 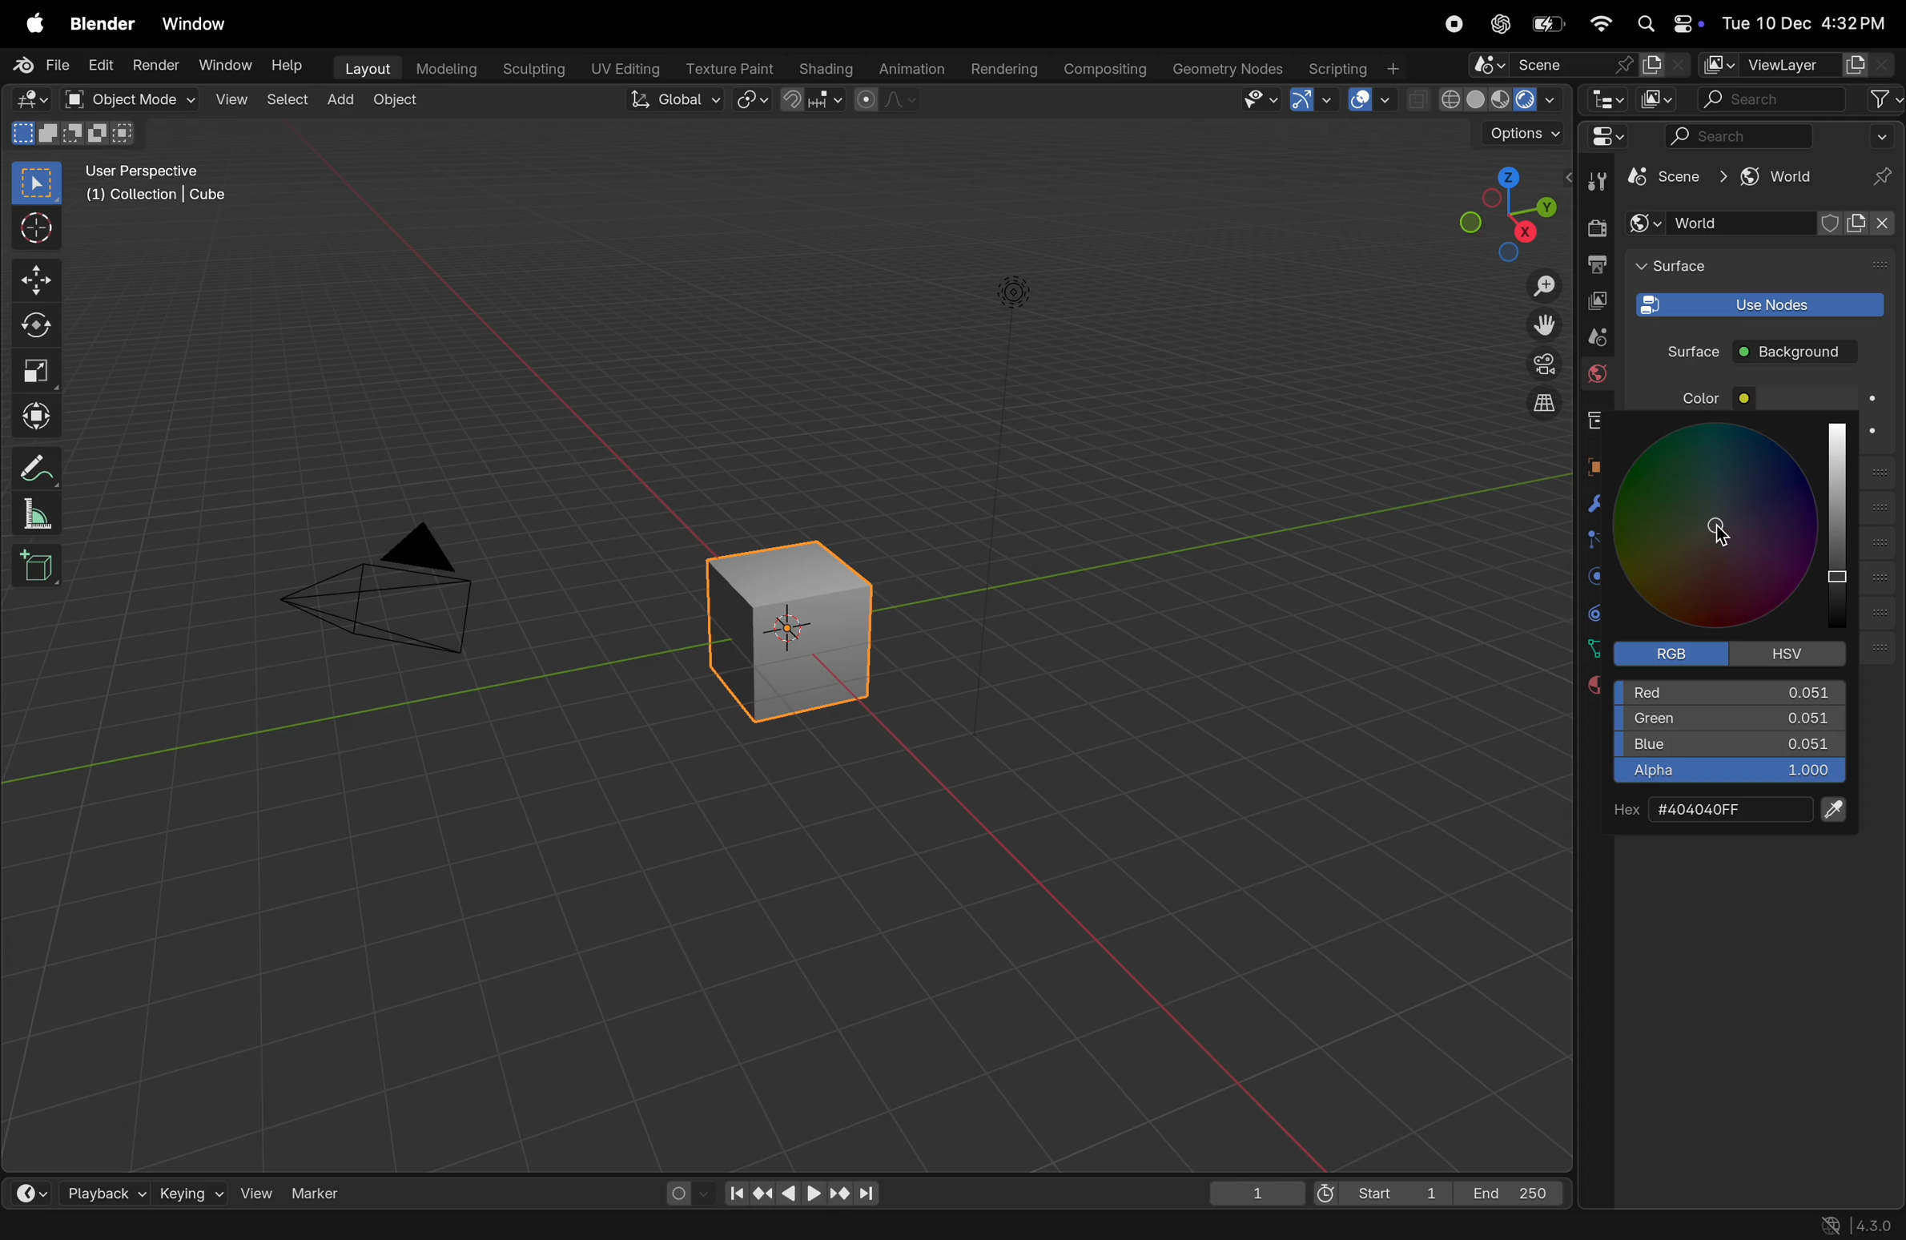 I want to click on date and time, so click(x=1803, y=18).